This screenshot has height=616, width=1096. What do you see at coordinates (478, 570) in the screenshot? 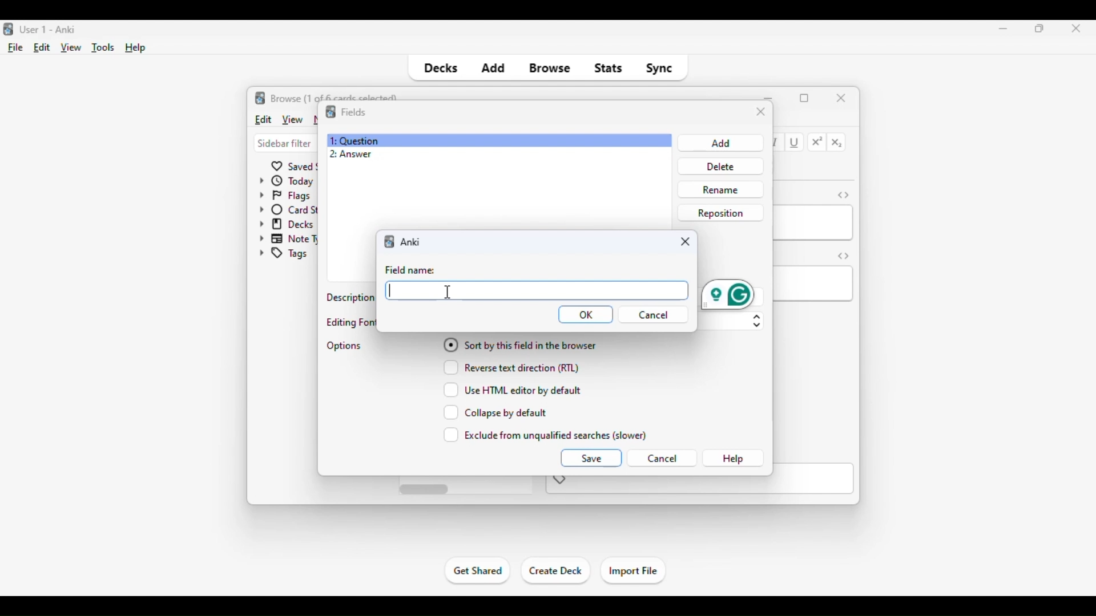
I see `get shared` at bounding box center [478, 570].